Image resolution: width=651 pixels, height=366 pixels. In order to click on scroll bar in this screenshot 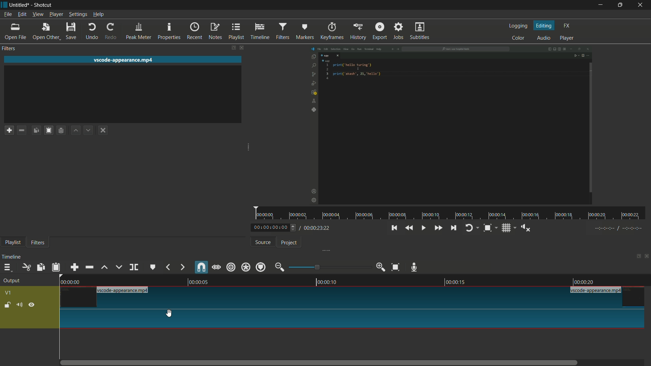, I will do `click(324, 363)`.